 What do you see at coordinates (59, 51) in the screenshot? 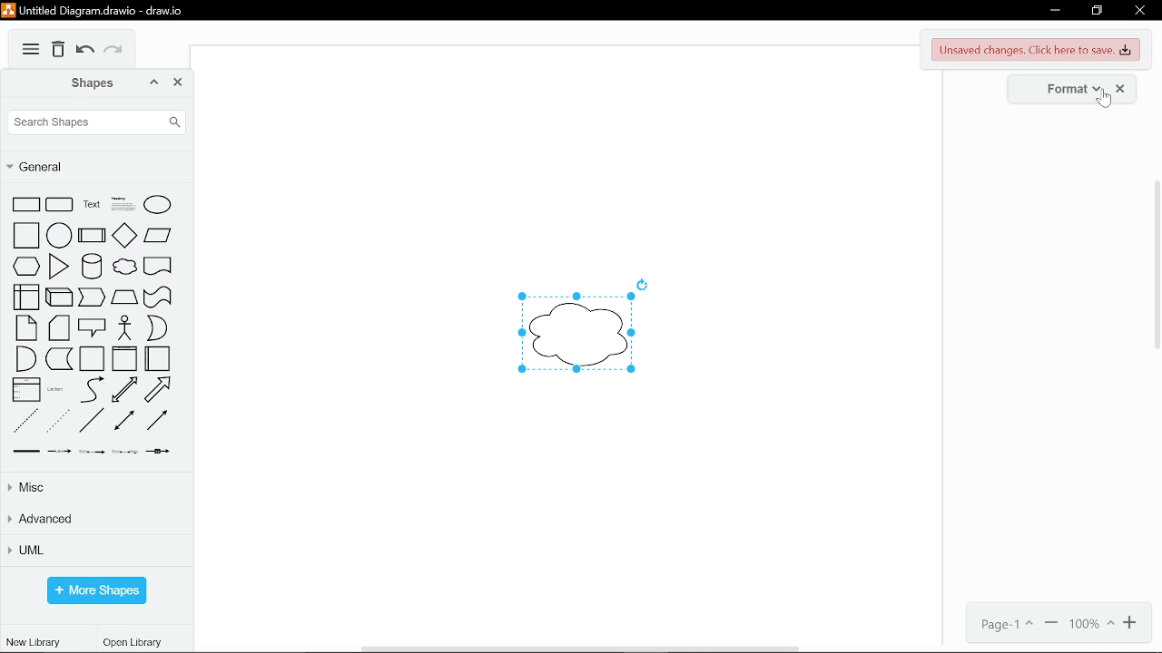
I see `delete` at bounding box center [59, 51].